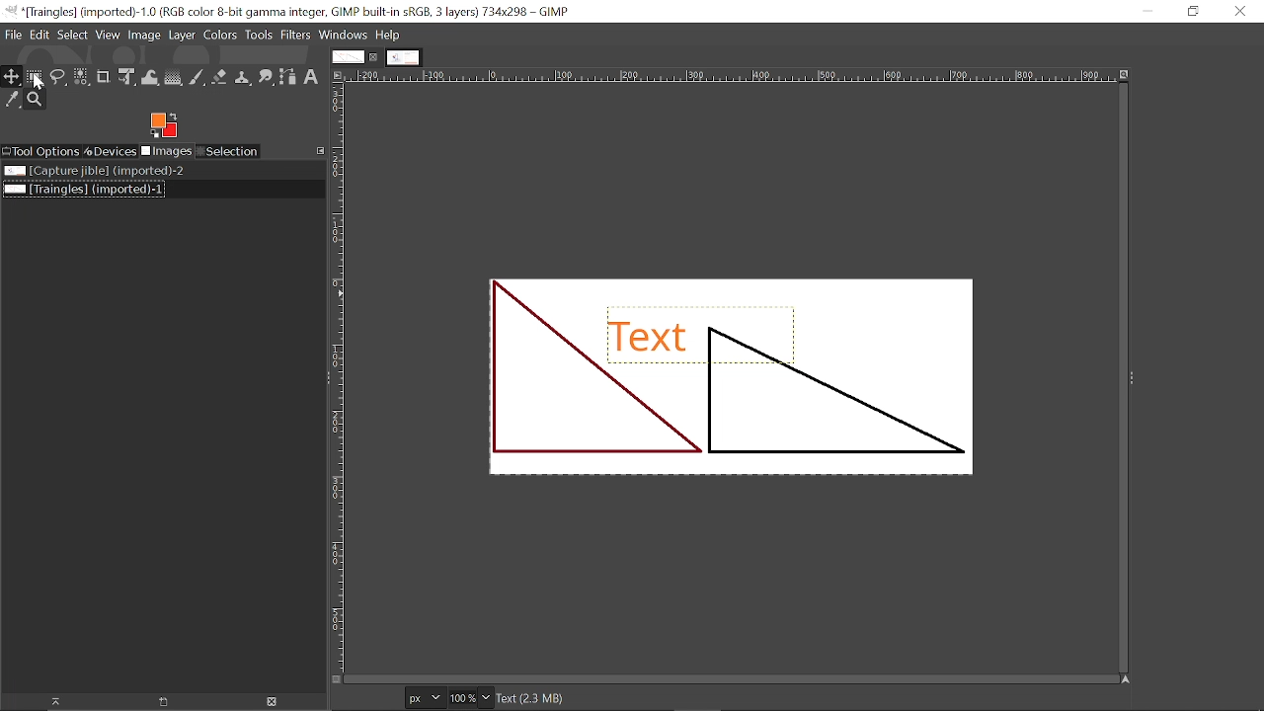  I want to click on Clone tool, so click(244, 78).